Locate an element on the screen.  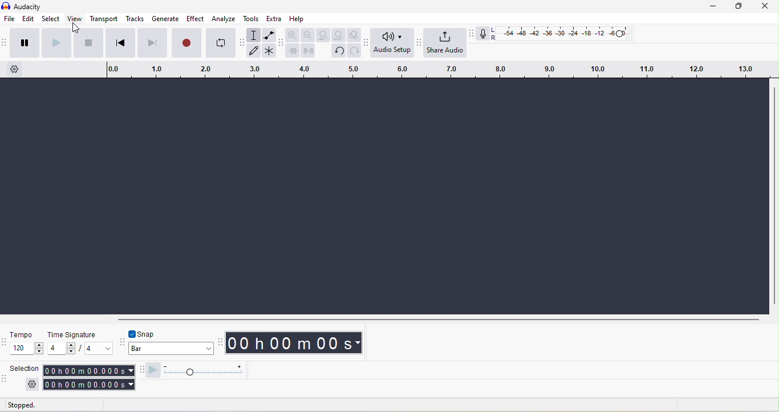
fit selection to width is located at coordinates (323, 35).